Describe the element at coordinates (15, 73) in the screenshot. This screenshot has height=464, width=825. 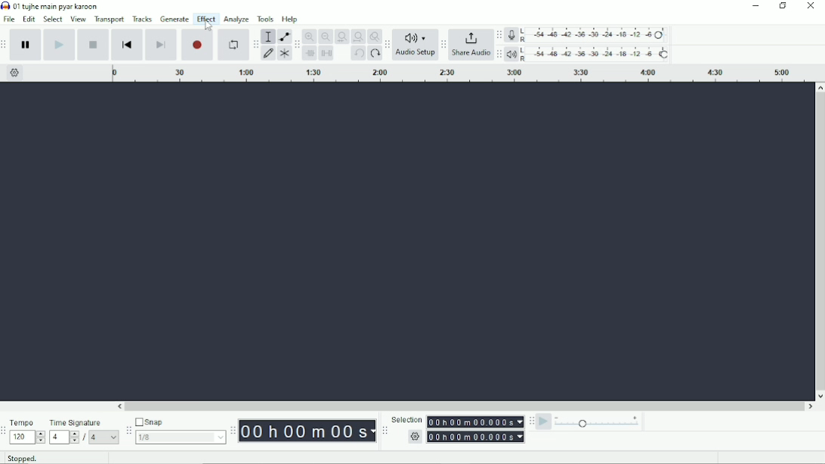
I see `Timeline options` at that location.